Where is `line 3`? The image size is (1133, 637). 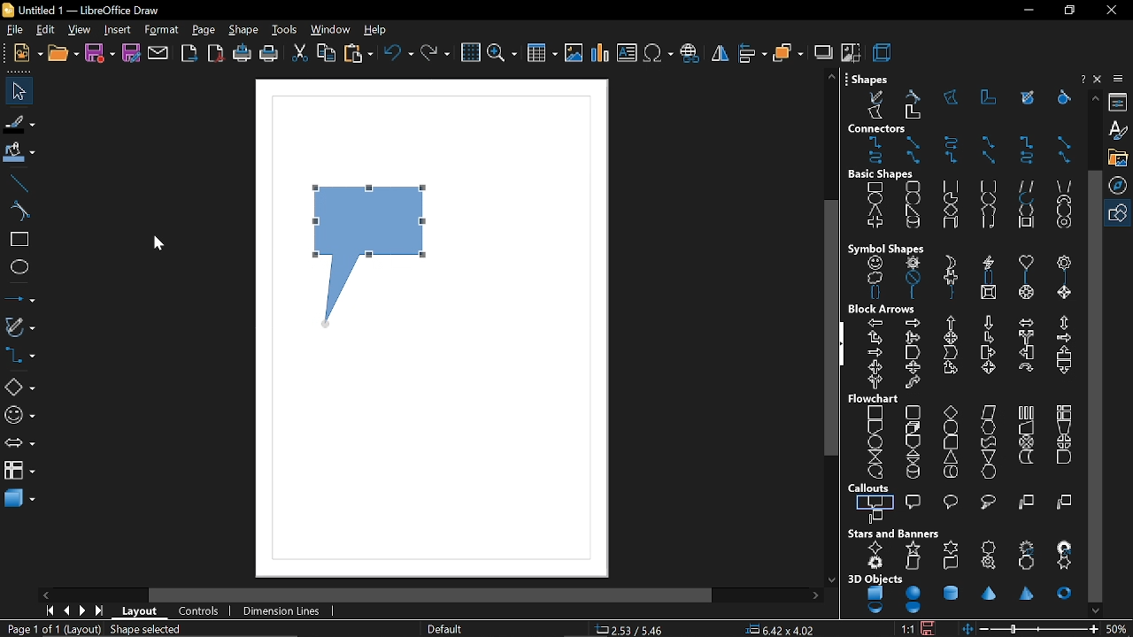
line 3 is located at coordinates (876, 516).